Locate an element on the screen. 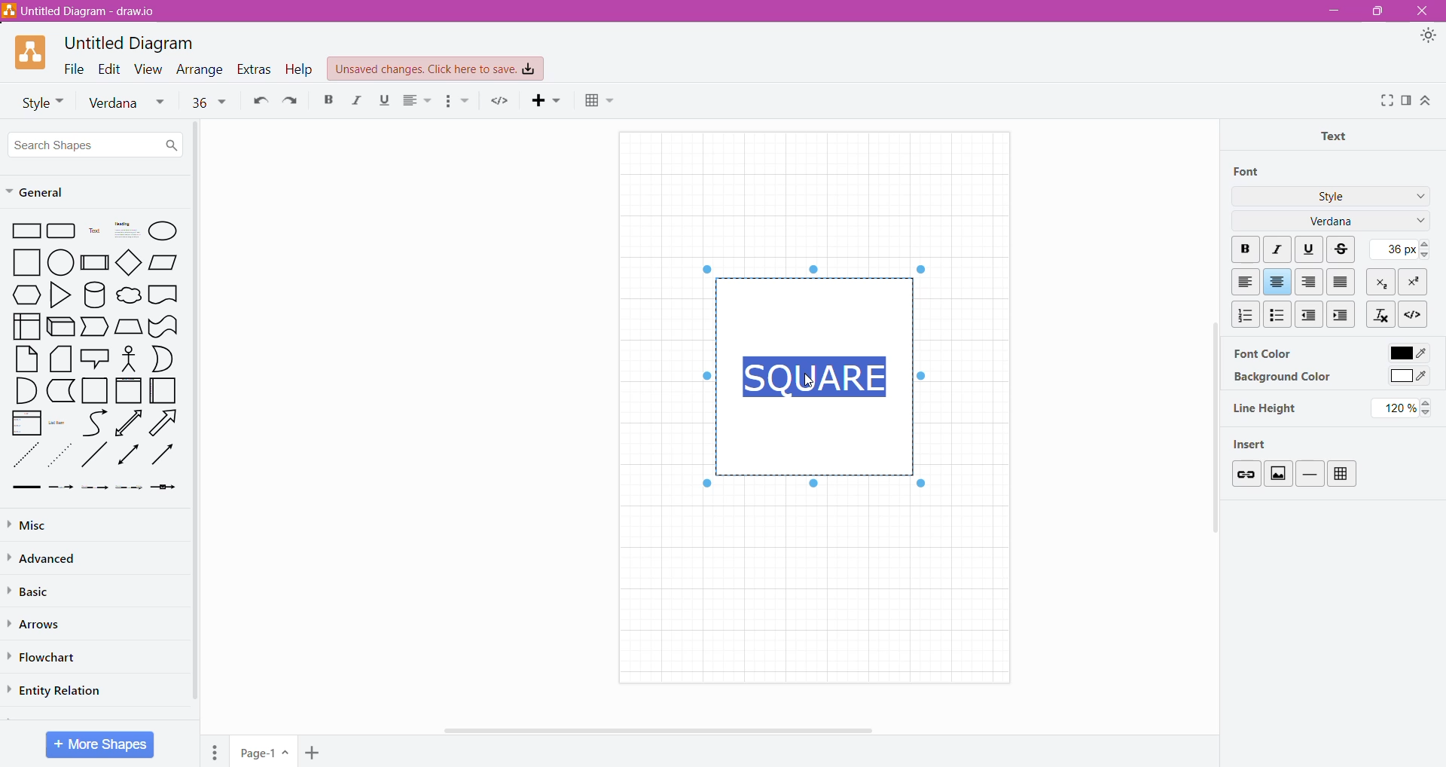 Image resolution: width=1446 pixels, height=767 pixels. Ellipse is located at coordinates (163, 232).